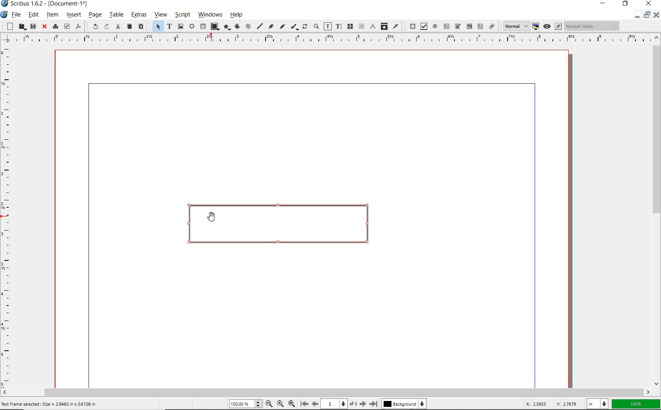 This screenshot has height=410, width=661. Describe the element at coordinates (129, 27) in the screenshot. I see `copy` at that location.